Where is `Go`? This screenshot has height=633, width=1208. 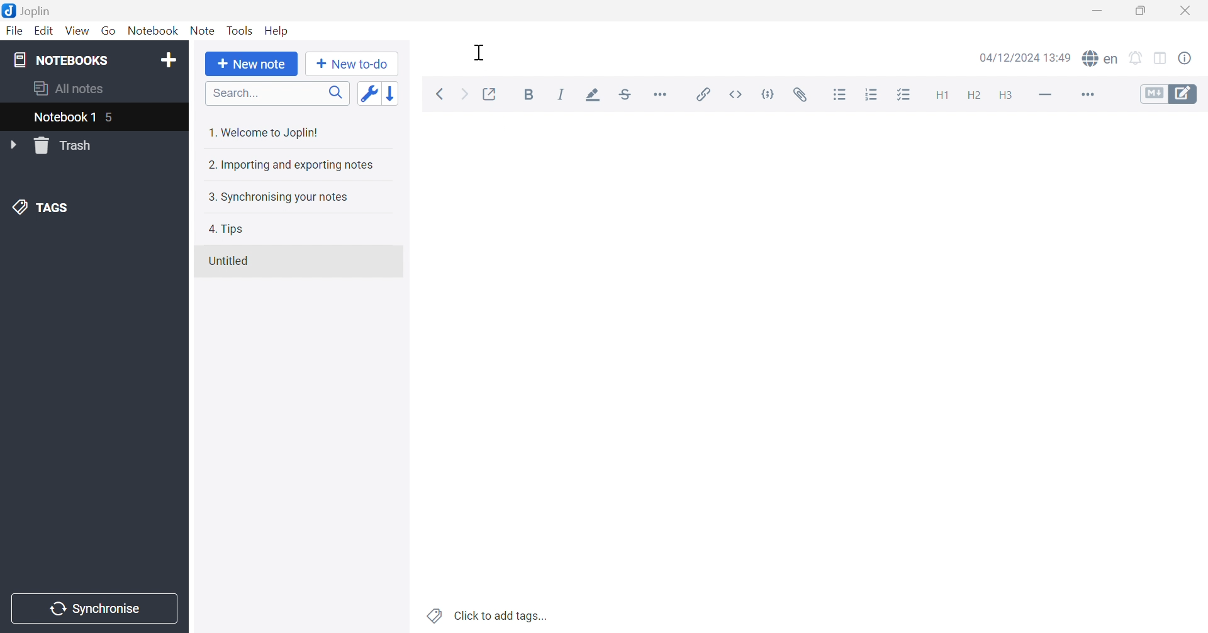
Go is located at coordinates (108, 30).